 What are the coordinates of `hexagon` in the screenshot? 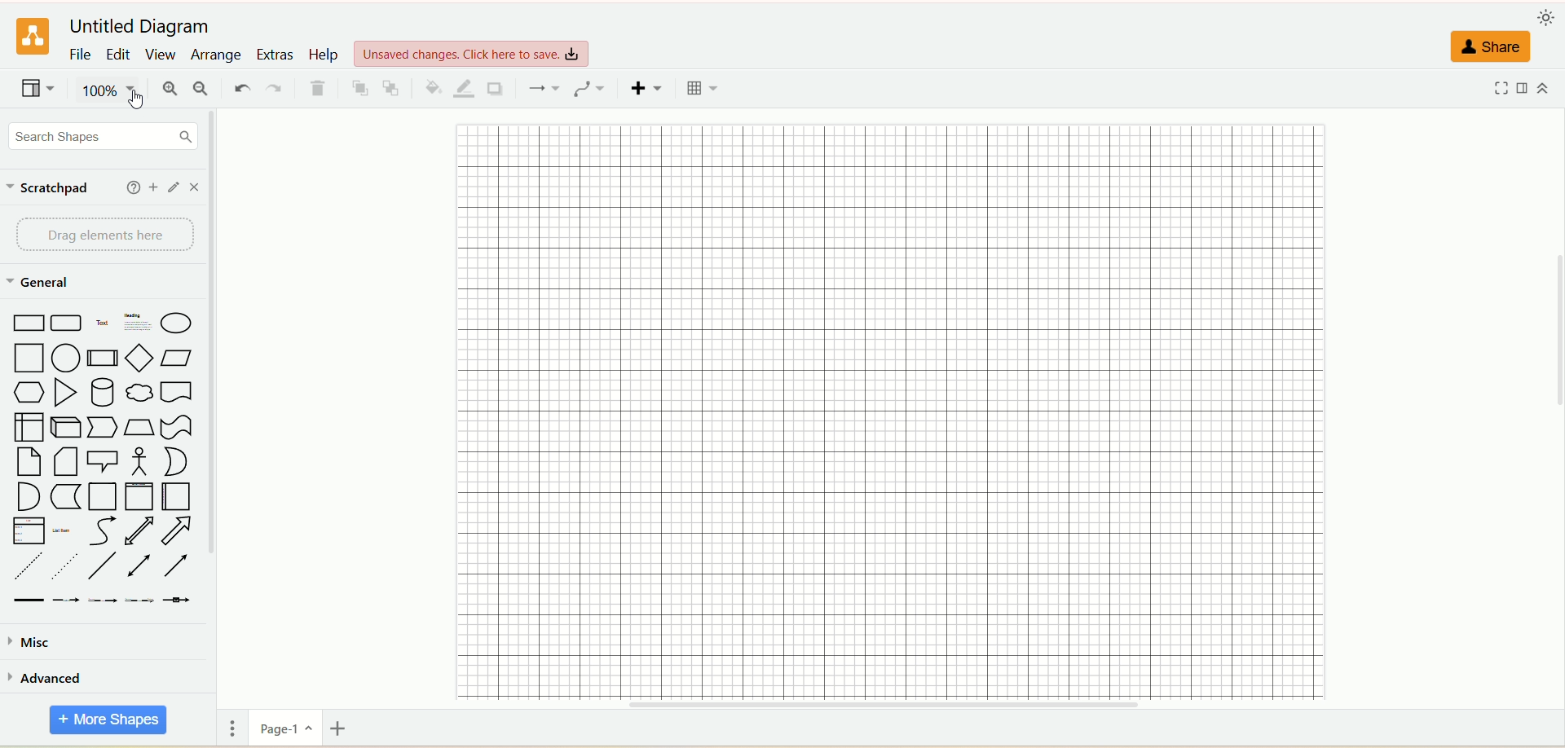 It's located at (29, 392).